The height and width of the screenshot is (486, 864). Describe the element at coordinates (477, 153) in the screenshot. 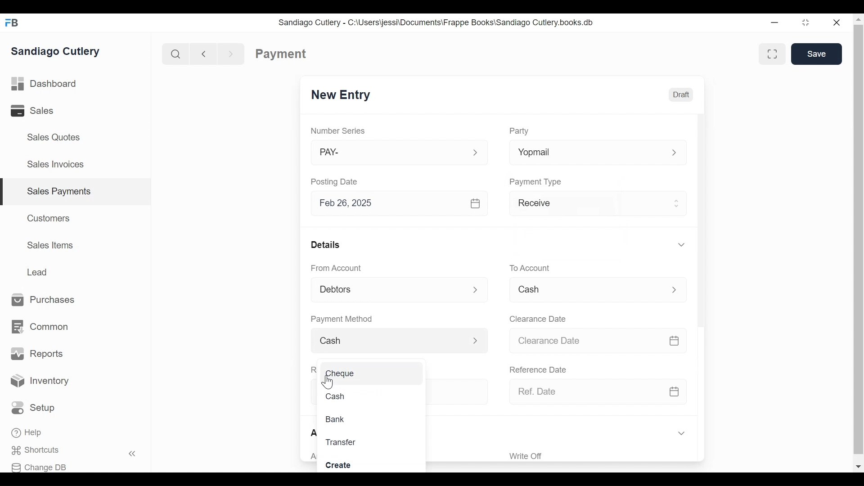

I see `Expand` at that location.